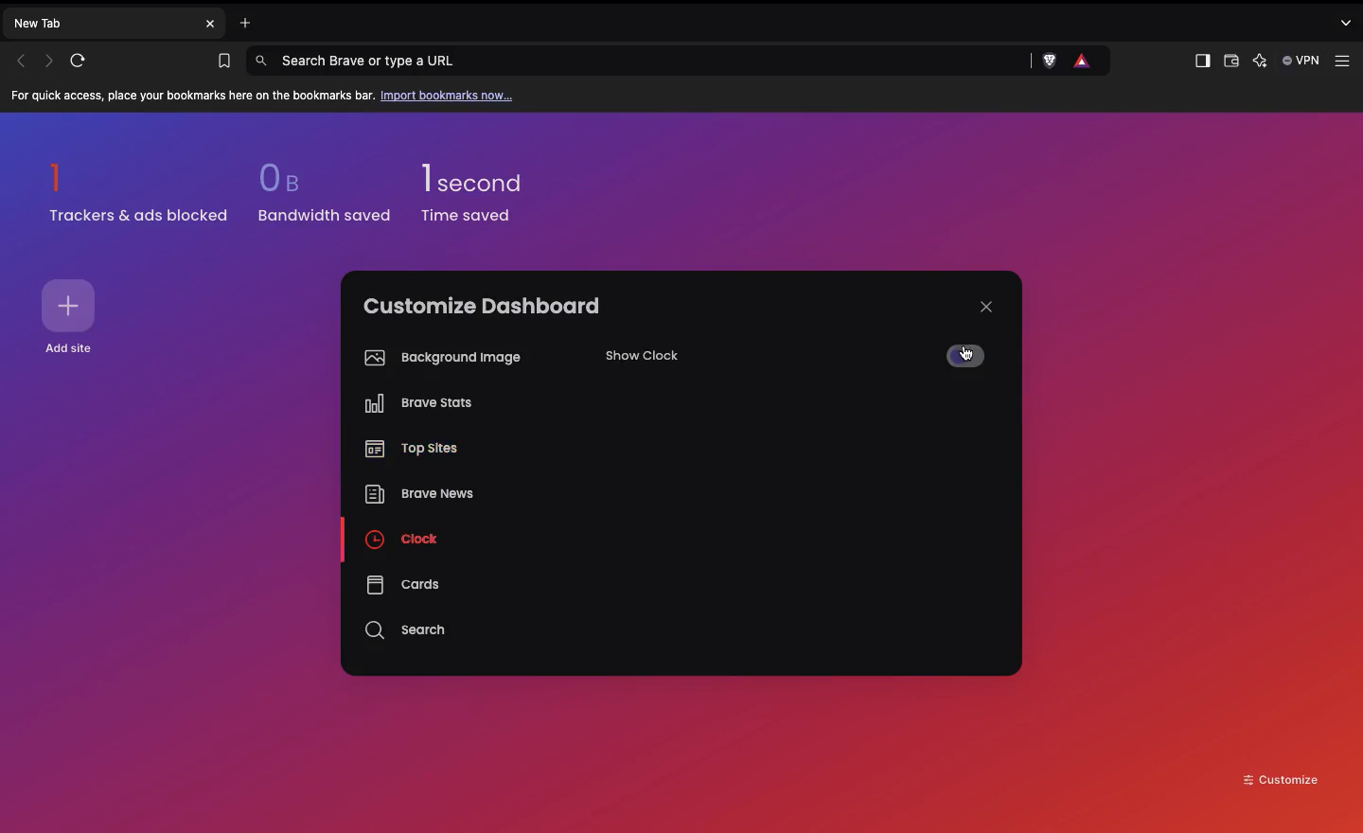 The image size is (1363, 833). I want to click on Background image, so click(438, 358).